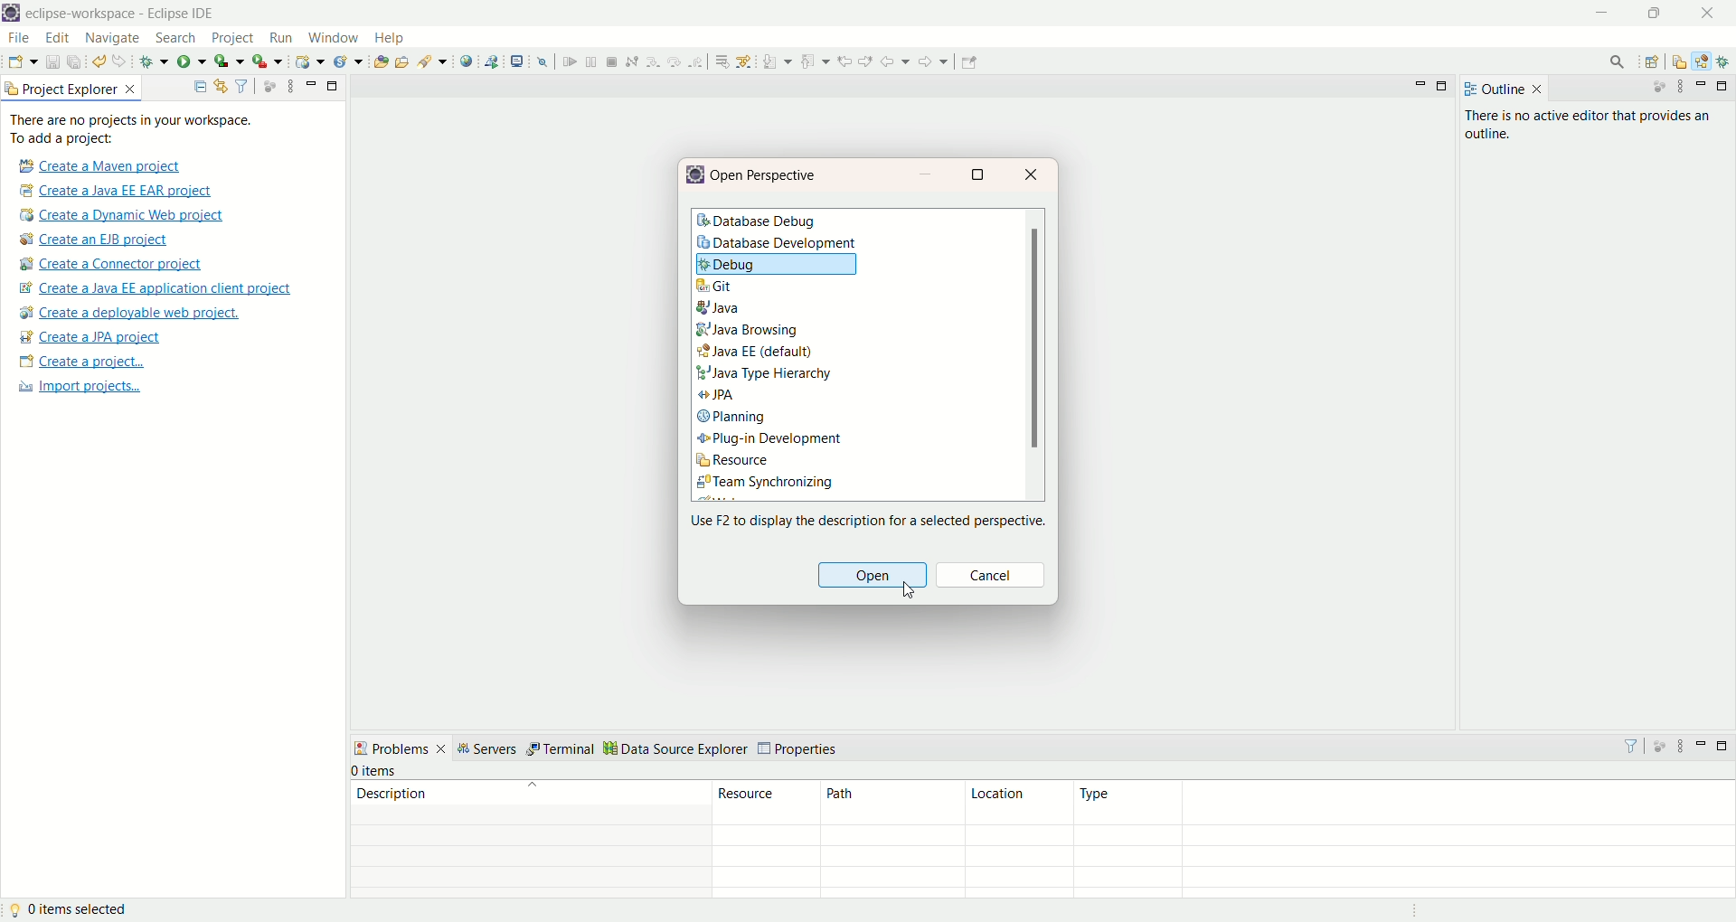 The width and height of the screenshot is (1736, 922). Describe the element at coordinates (279, 41) in the screenshot. I see `run` at that location.